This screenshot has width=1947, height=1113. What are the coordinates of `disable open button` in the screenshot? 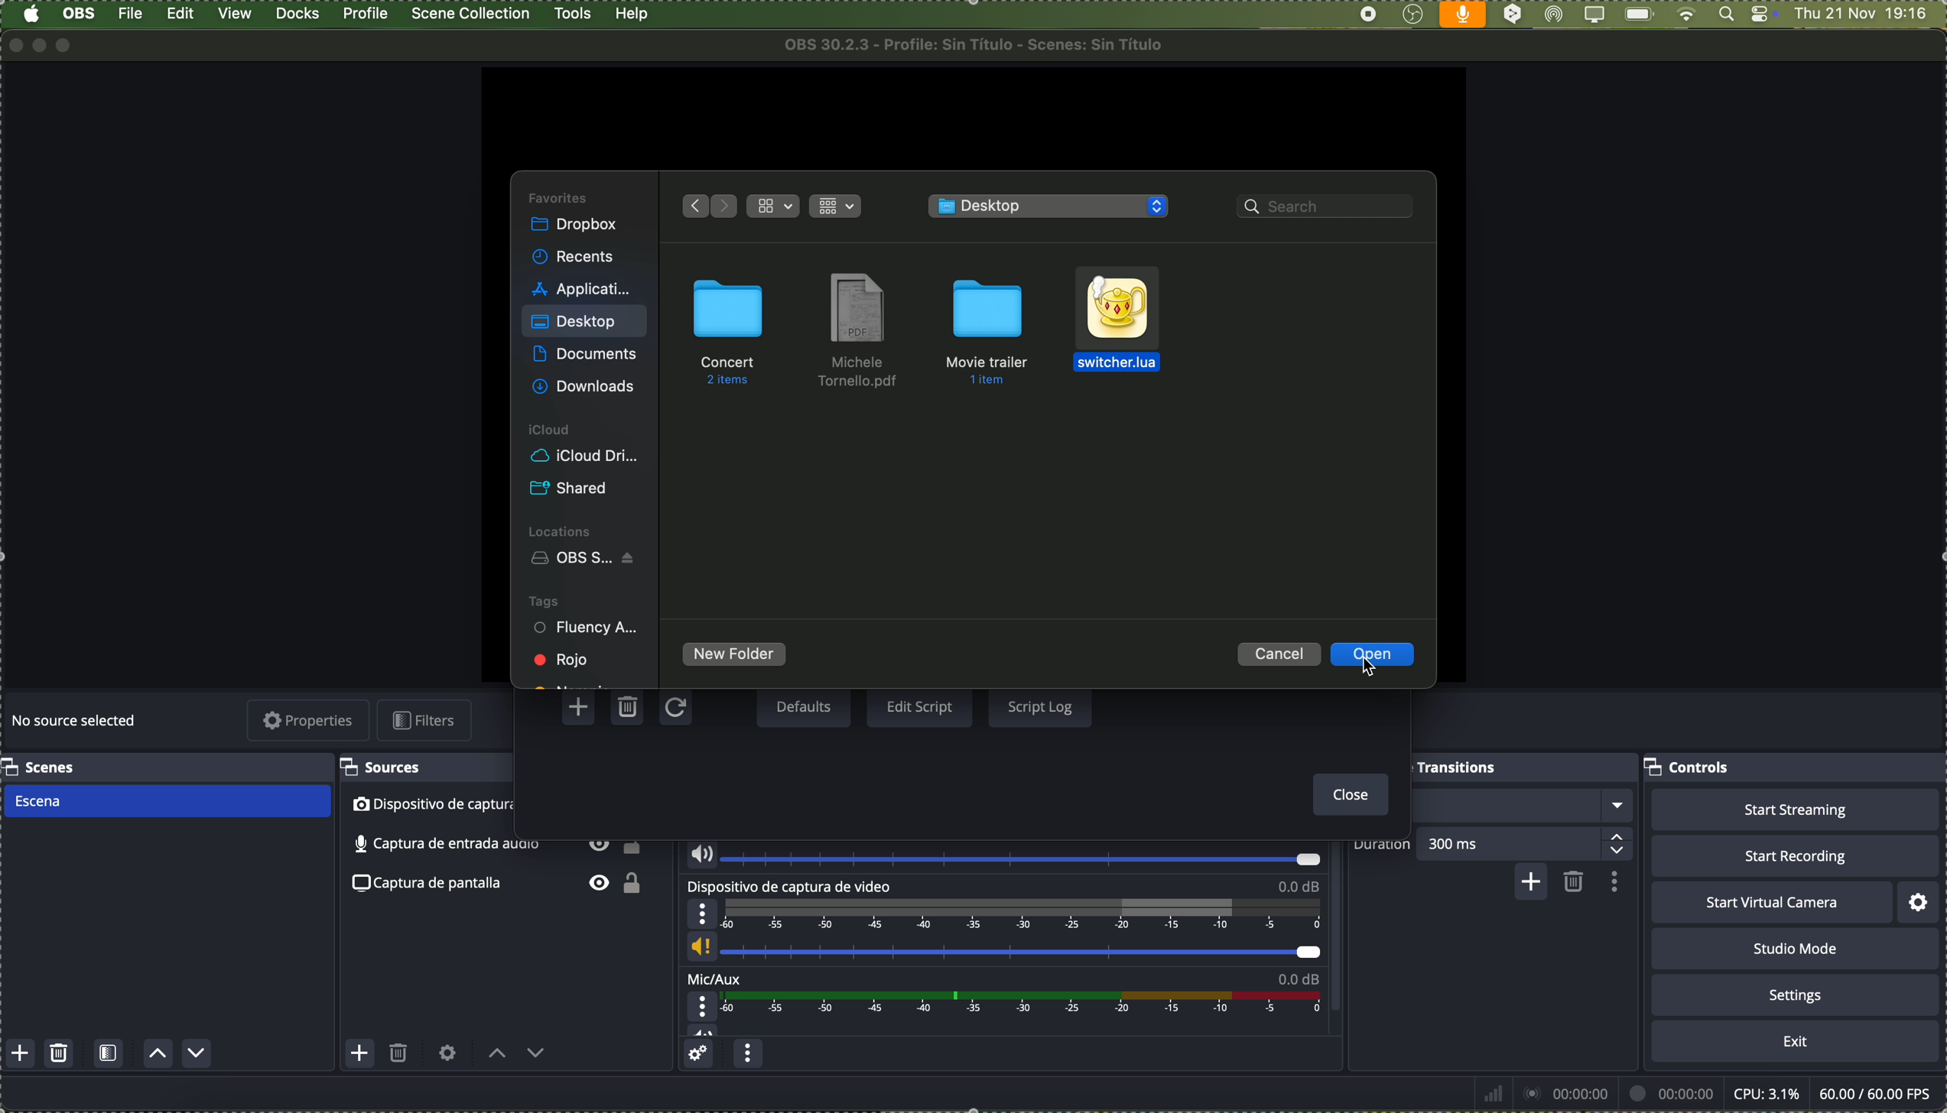 It's located at (1373, 655).